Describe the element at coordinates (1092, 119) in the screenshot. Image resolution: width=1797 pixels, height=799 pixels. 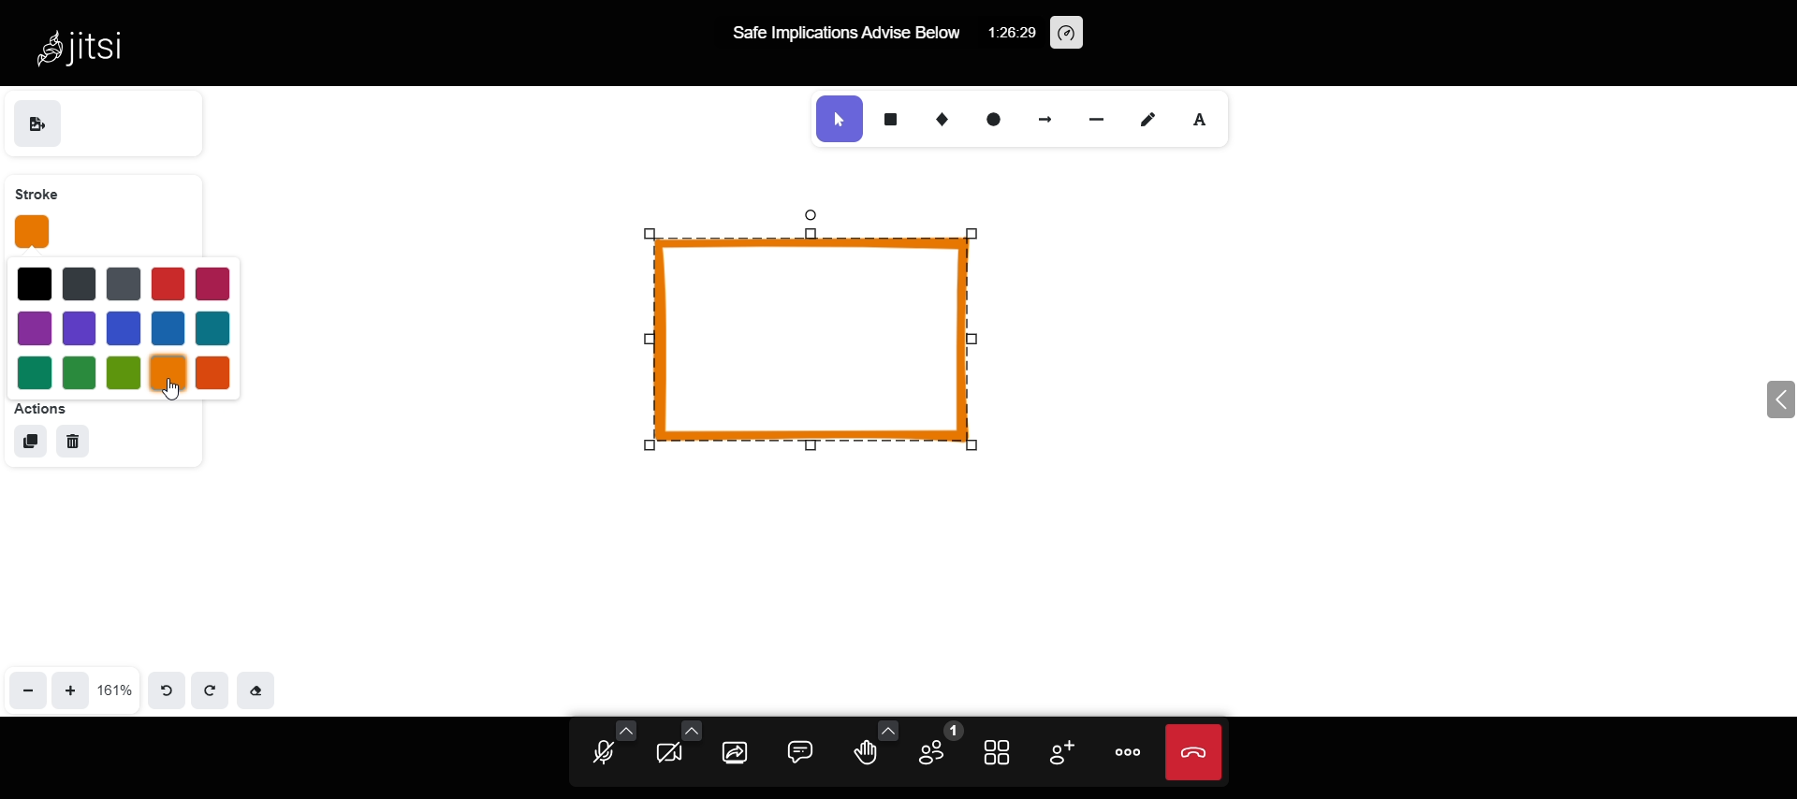
I see `line` at that location.